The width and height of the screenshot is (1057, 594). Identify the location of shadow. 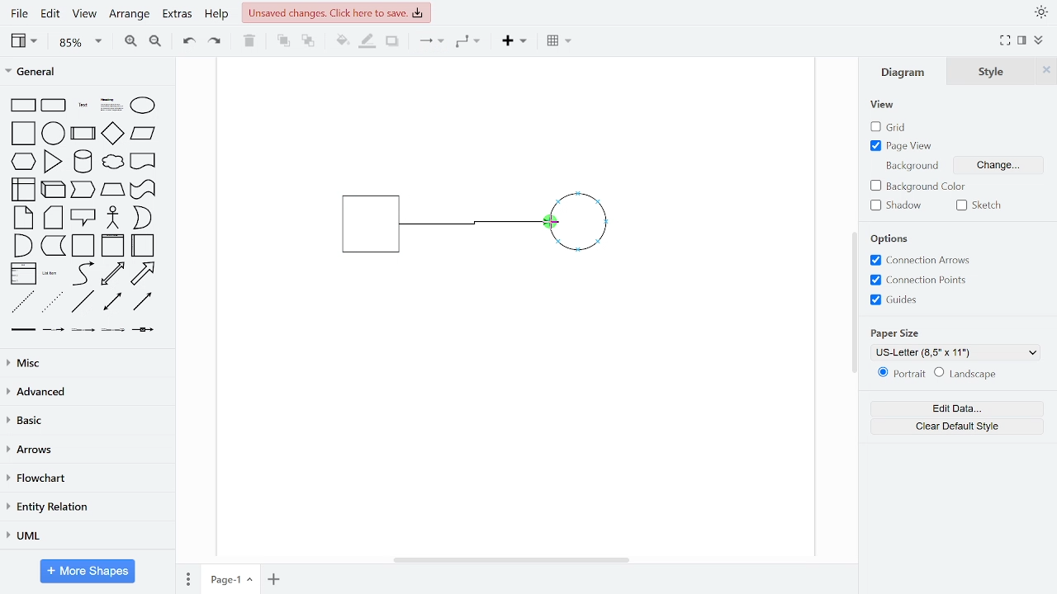
(900, 205).